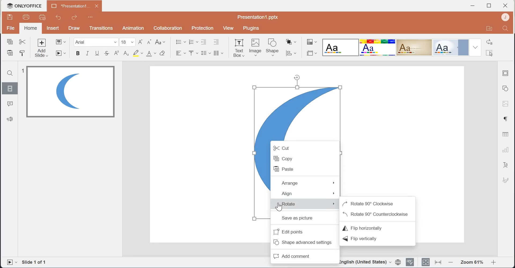 This screenshot has width=515, height=268. What do you see at coordinates (496, 263) in the screenshot?
I see `Zoom in` at bounding box center [496, 263].